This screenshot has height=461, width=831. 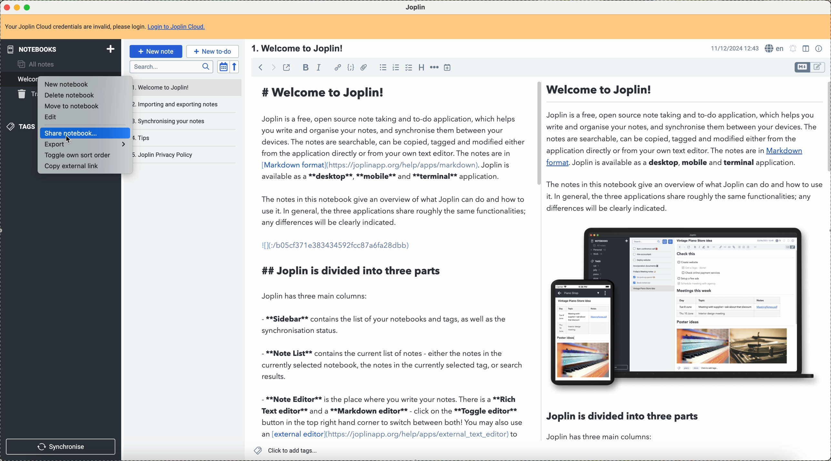 What do you see at coordinates (684, 306) in the screenshot?
I see `Joplin Mobile and Tab Experience` at bounding box center [684, 306].